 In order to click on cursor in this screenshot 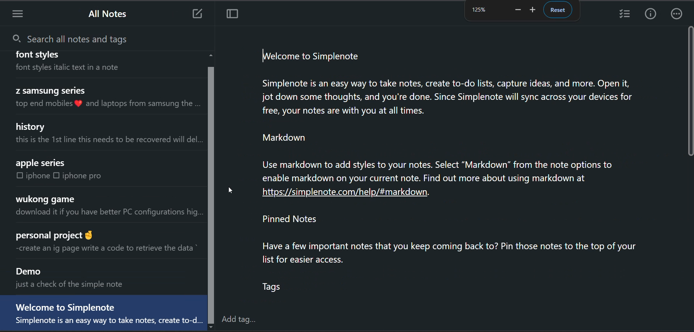, I will do `click(229, 190)`.